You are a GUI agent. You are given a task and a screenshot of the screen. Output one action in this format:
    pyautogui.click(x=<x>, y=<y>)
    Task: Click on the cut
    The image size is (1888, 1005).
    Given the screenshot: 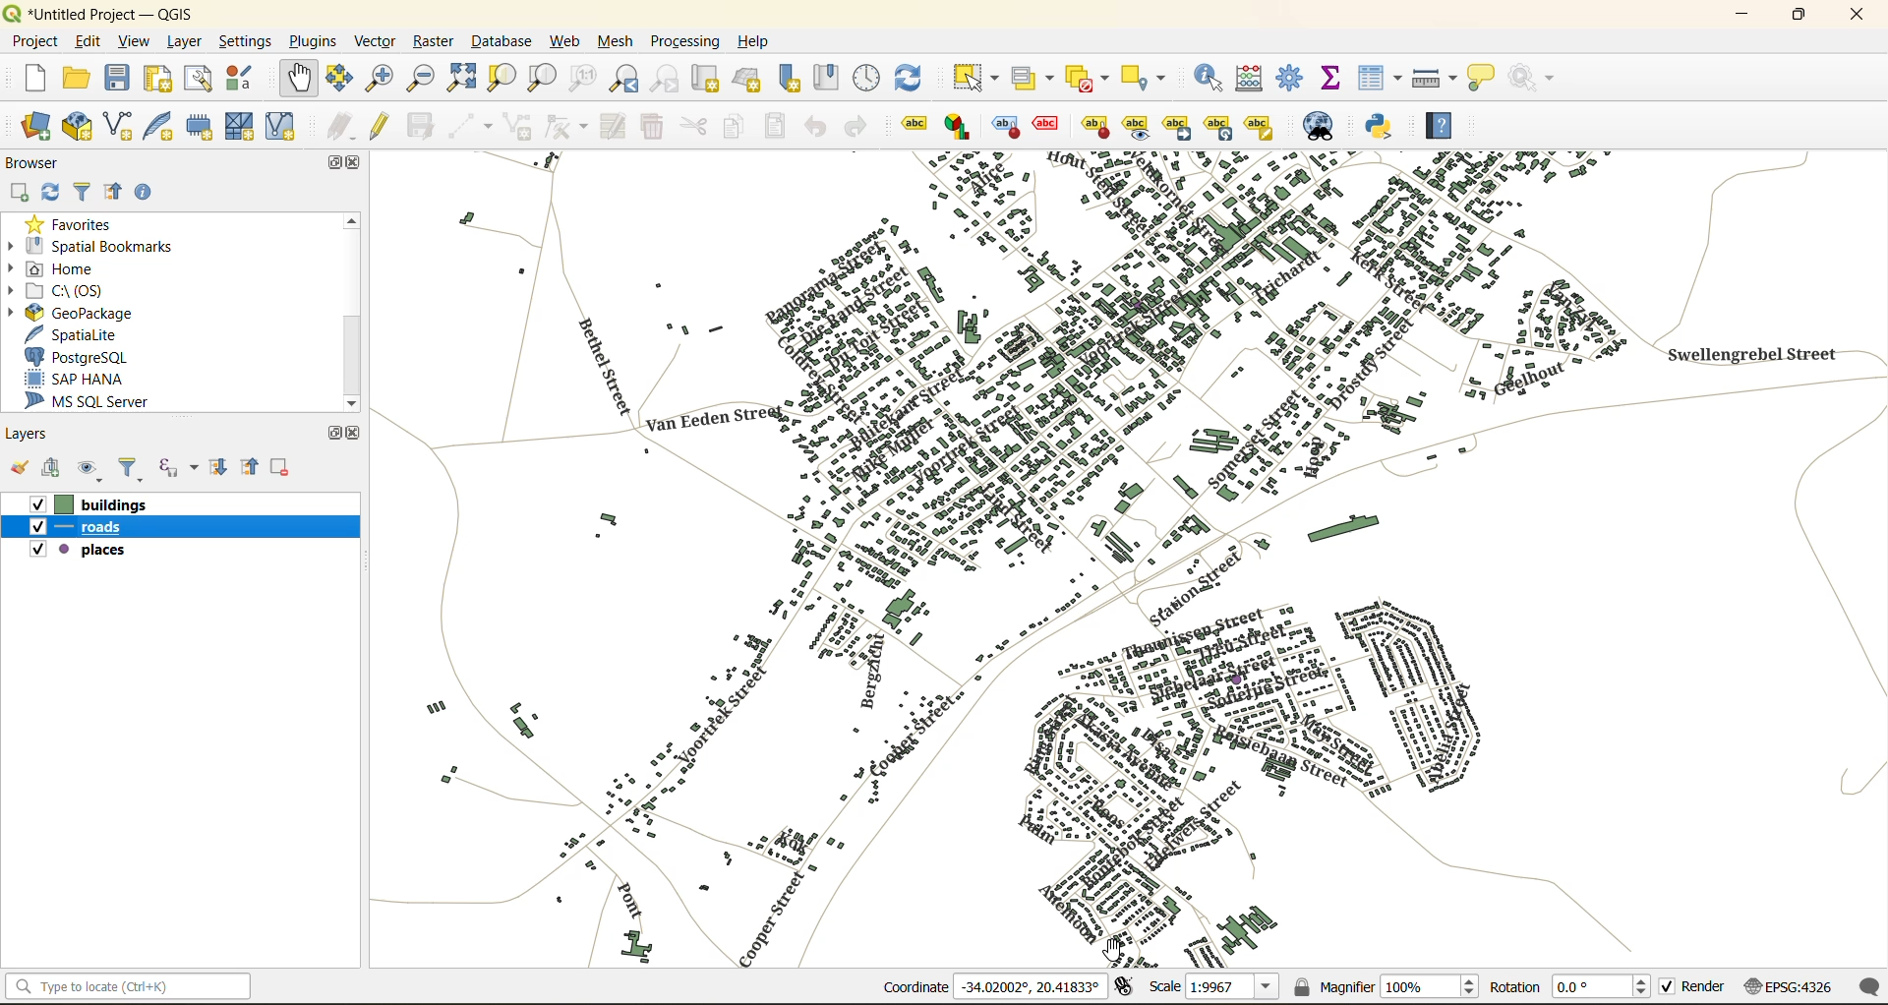 What is the action you would take?
    pyautogui.click(x=696, y=128)
    